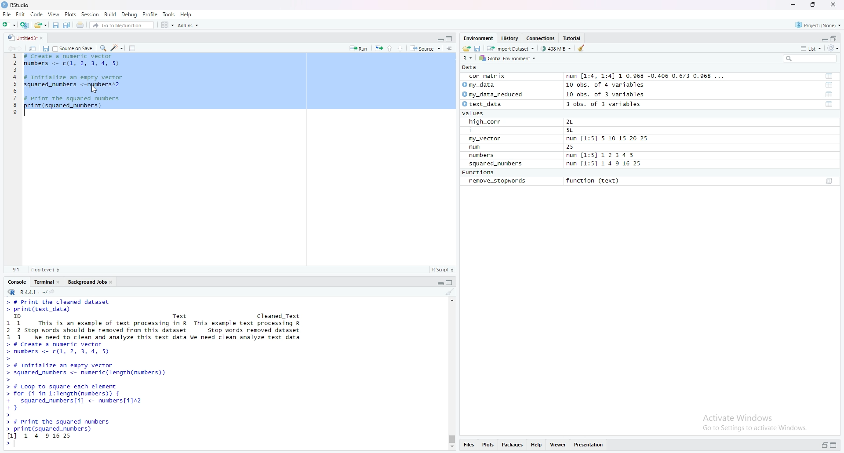 Image resolution: width=844 pixels, height=453 pixels. What do you see at coordinates (359, 47) in the screenshot?
I see `Run` at bounding box center [359, 47].